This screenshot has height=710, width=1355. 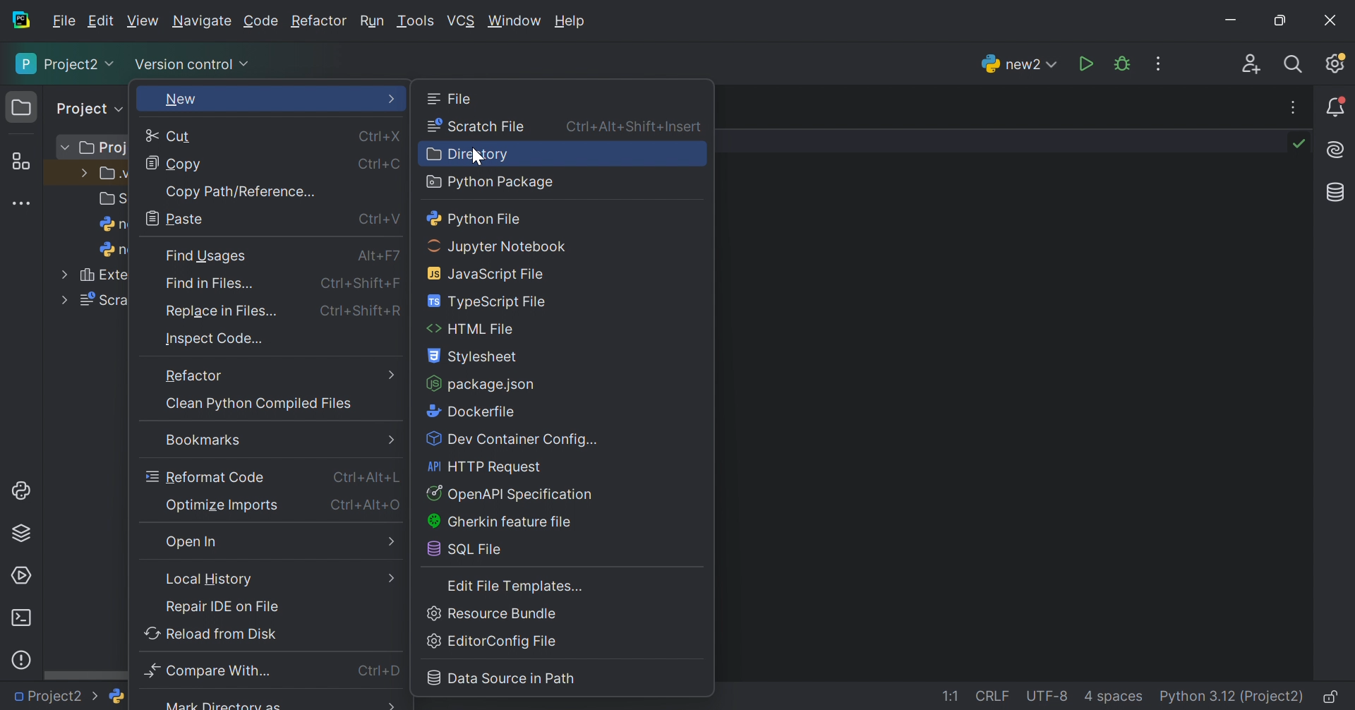 What do you see at coordinates (514, 585) in the screenshot?
I see `Edit file templates...` at bounding box center [514, 585].